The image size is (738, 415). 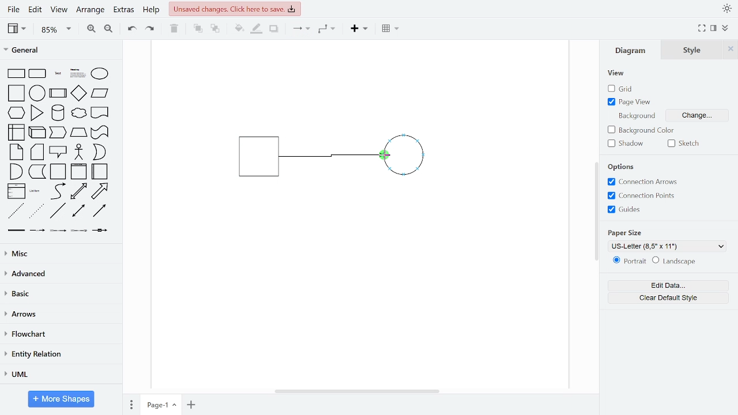 I want to click on current diagram, so click(x=342, y=157).